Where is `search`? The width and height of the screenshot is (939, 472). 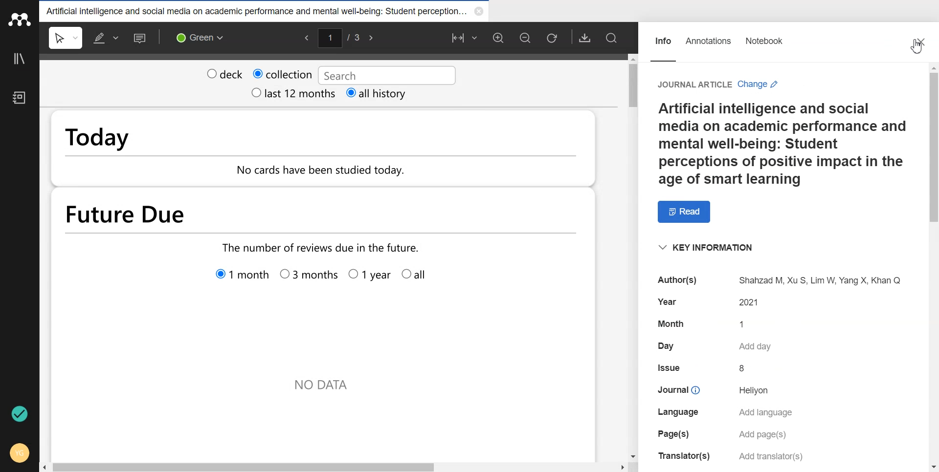 search is located at coordinates (385, 74).